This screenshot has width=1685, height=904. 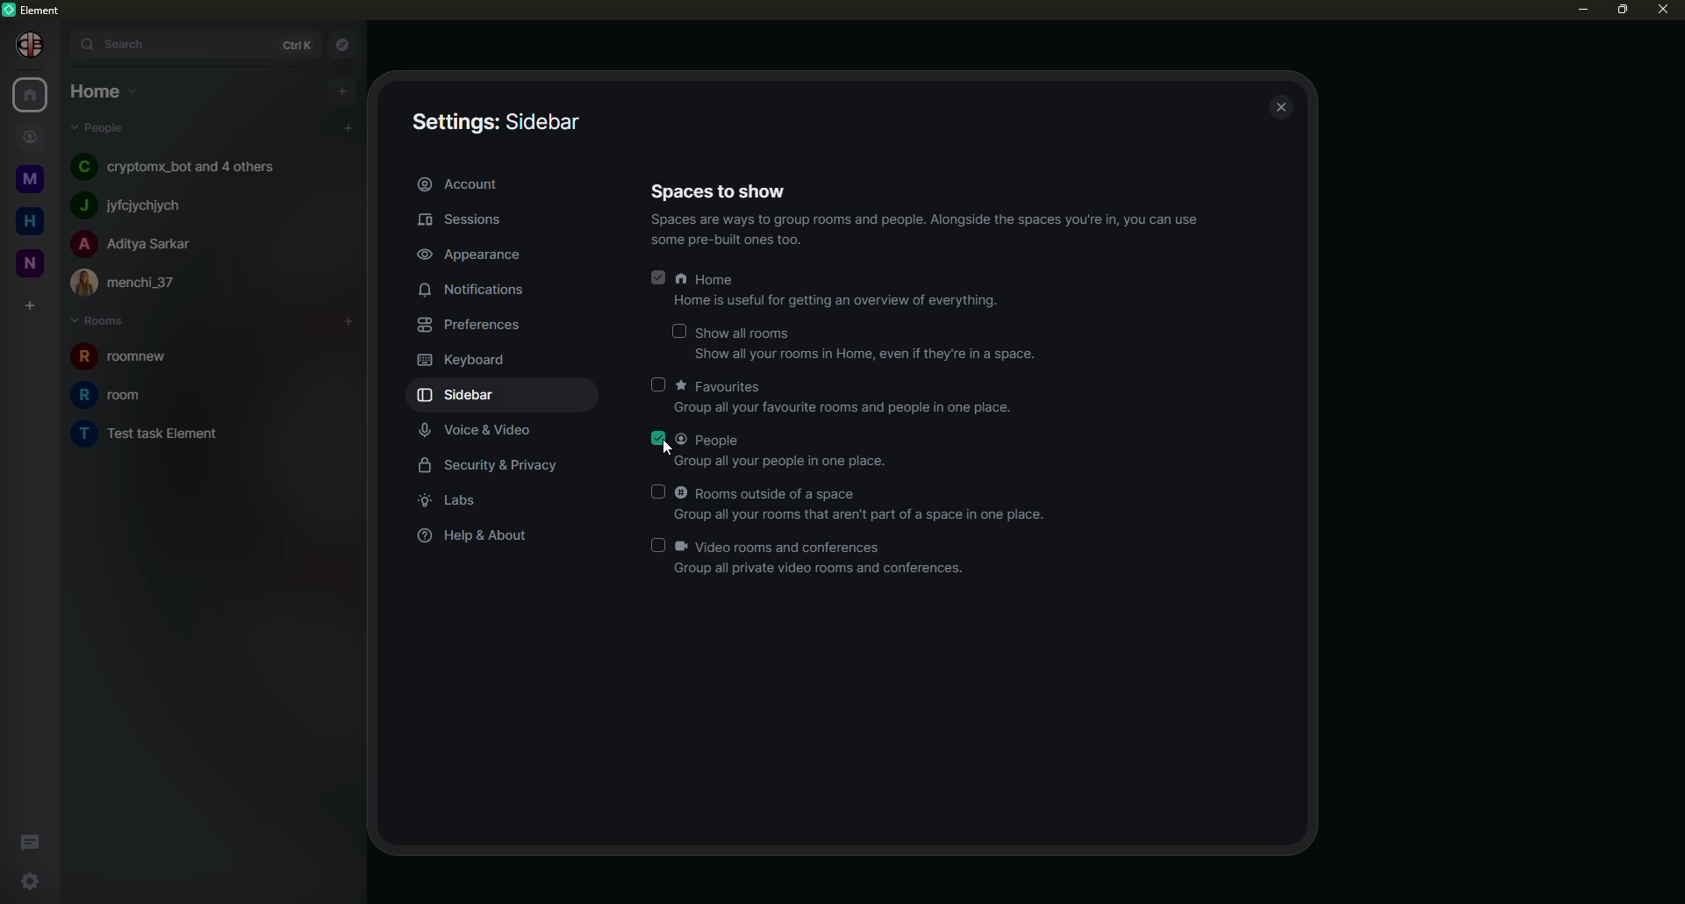 I want to click on home, so click(x=33, y=95).